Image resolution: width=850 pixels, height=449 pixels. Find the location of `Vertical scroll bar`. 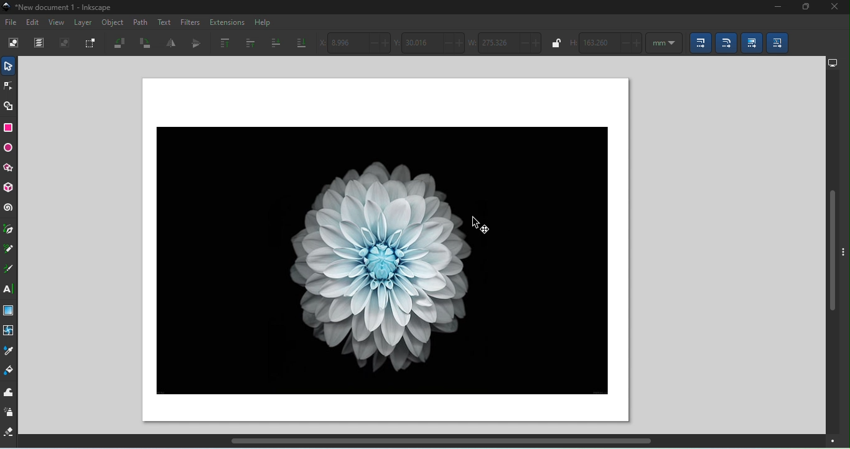

Vertical scroll bar is located at coordinates (830, 252).